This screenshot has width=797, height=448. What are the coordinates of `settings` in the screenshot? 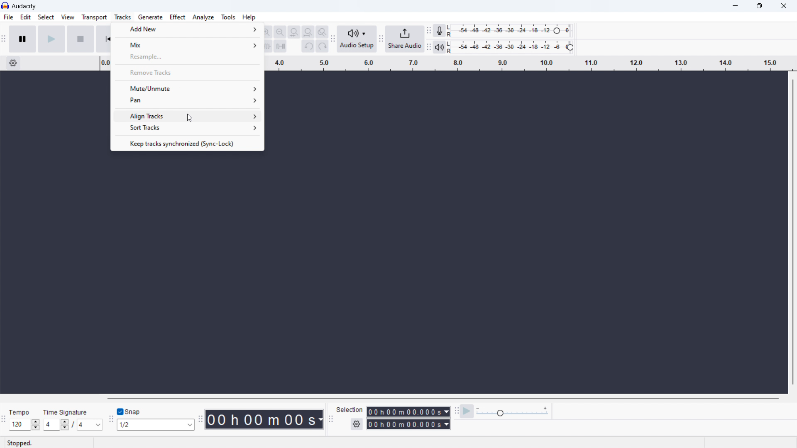 It's located at (12, 63).